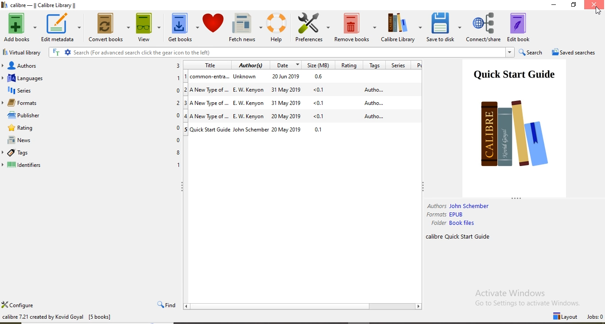 This screenshot has width=605, height=324. What do you see at coordinates (206, 65) in the screenshot?
I see `Title` at bounding box center [206, 65].